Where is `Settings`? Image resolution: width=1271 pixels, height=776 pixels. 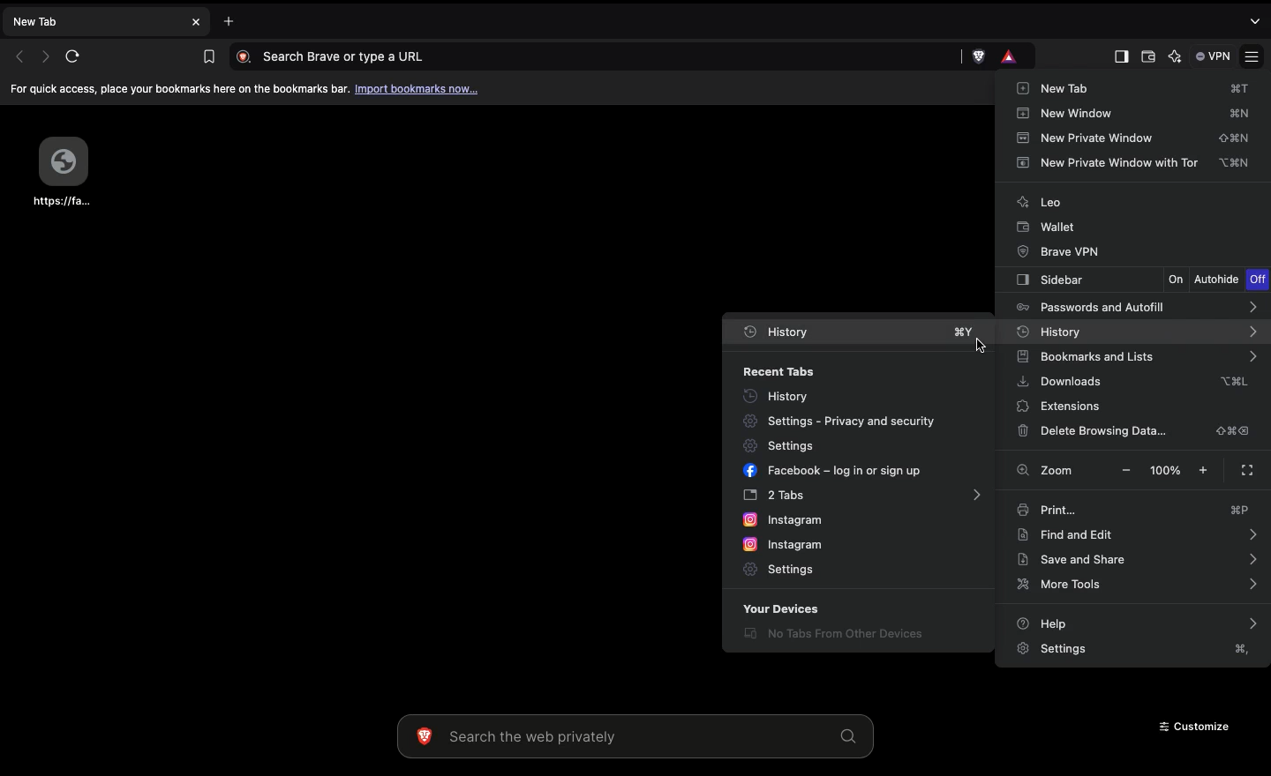 Settings is located at coordinates (1255, 56).